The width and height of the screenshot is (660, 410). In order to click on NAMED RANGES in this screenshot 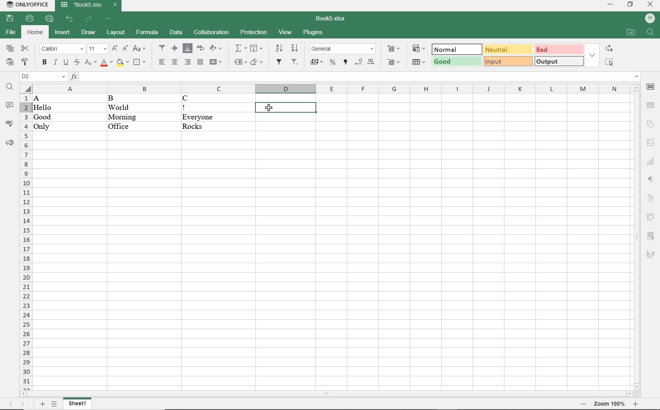, I will do `click(239, 62)`.